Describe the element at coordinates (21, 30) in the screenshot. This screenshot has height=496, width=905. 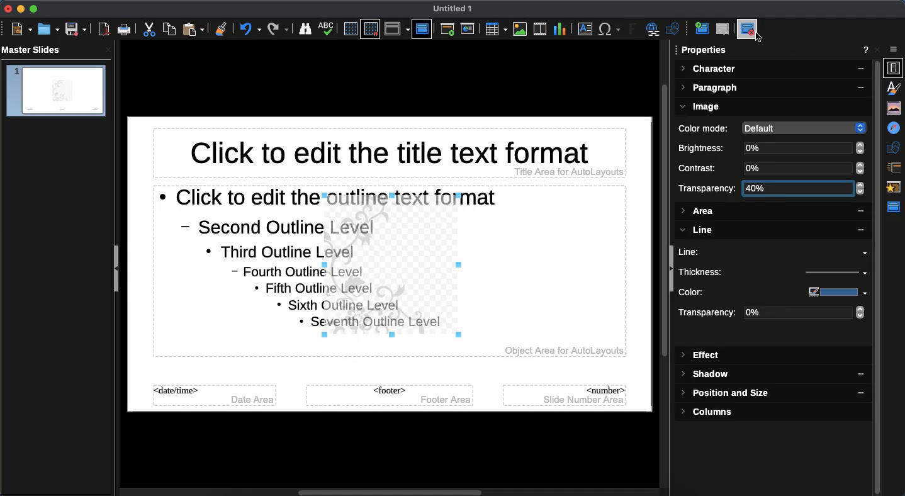
I see `New` at that location.